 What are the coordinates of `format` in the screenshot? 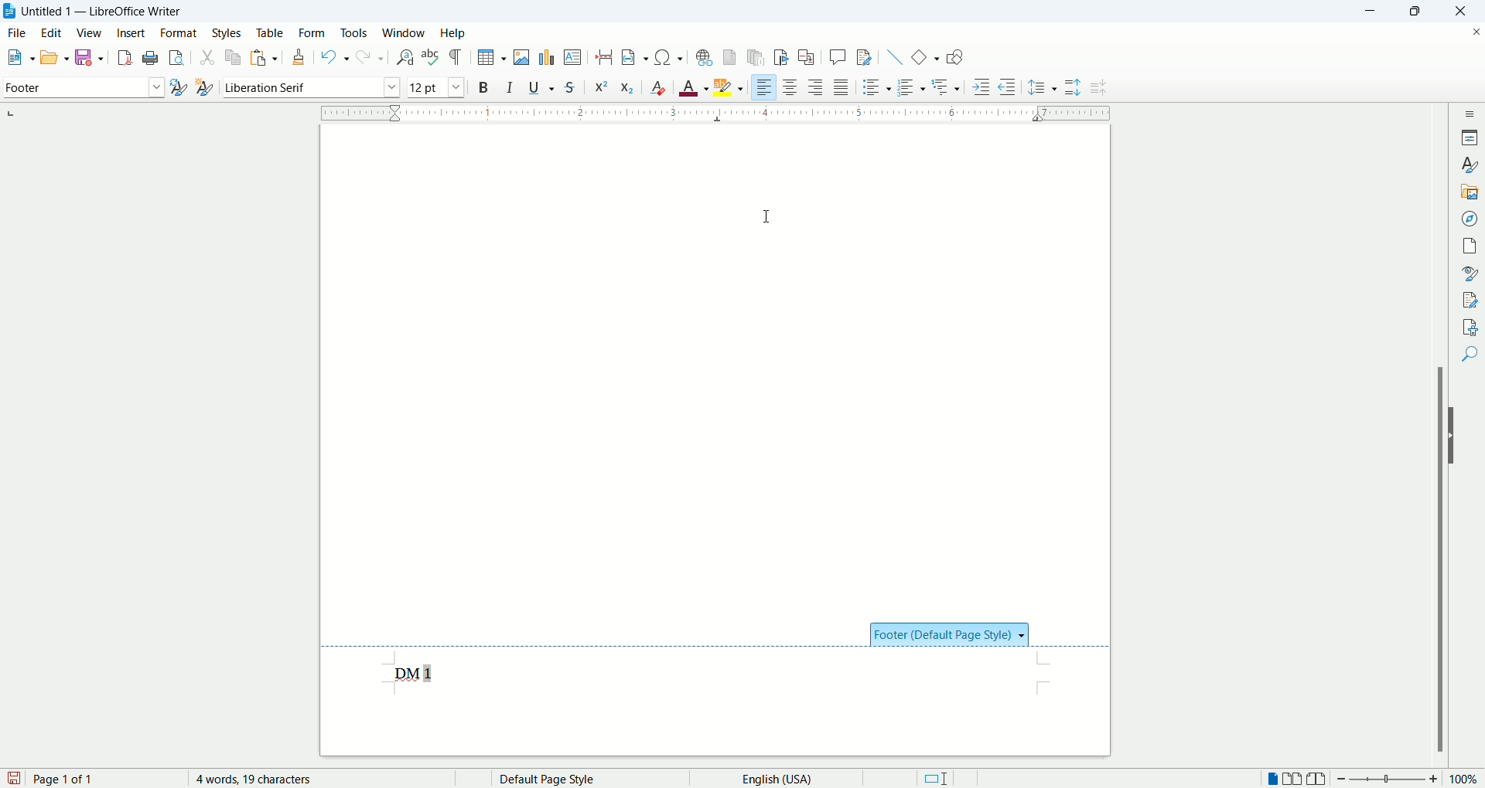 It's located at (178, 33).